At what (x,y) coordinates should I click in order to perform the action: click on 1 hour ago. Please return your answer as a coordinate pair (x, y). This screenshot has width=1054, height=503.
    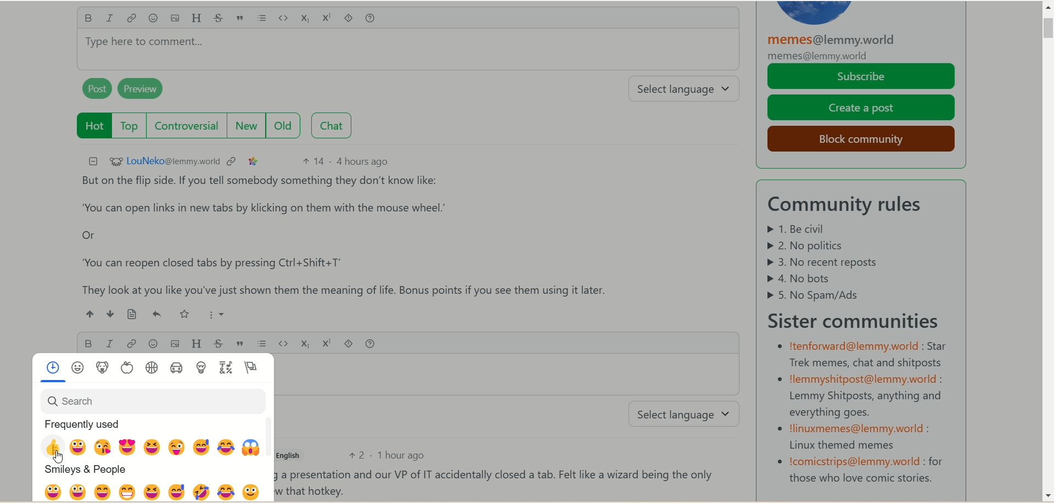
    Looking at the image, I should click on (406, 456).